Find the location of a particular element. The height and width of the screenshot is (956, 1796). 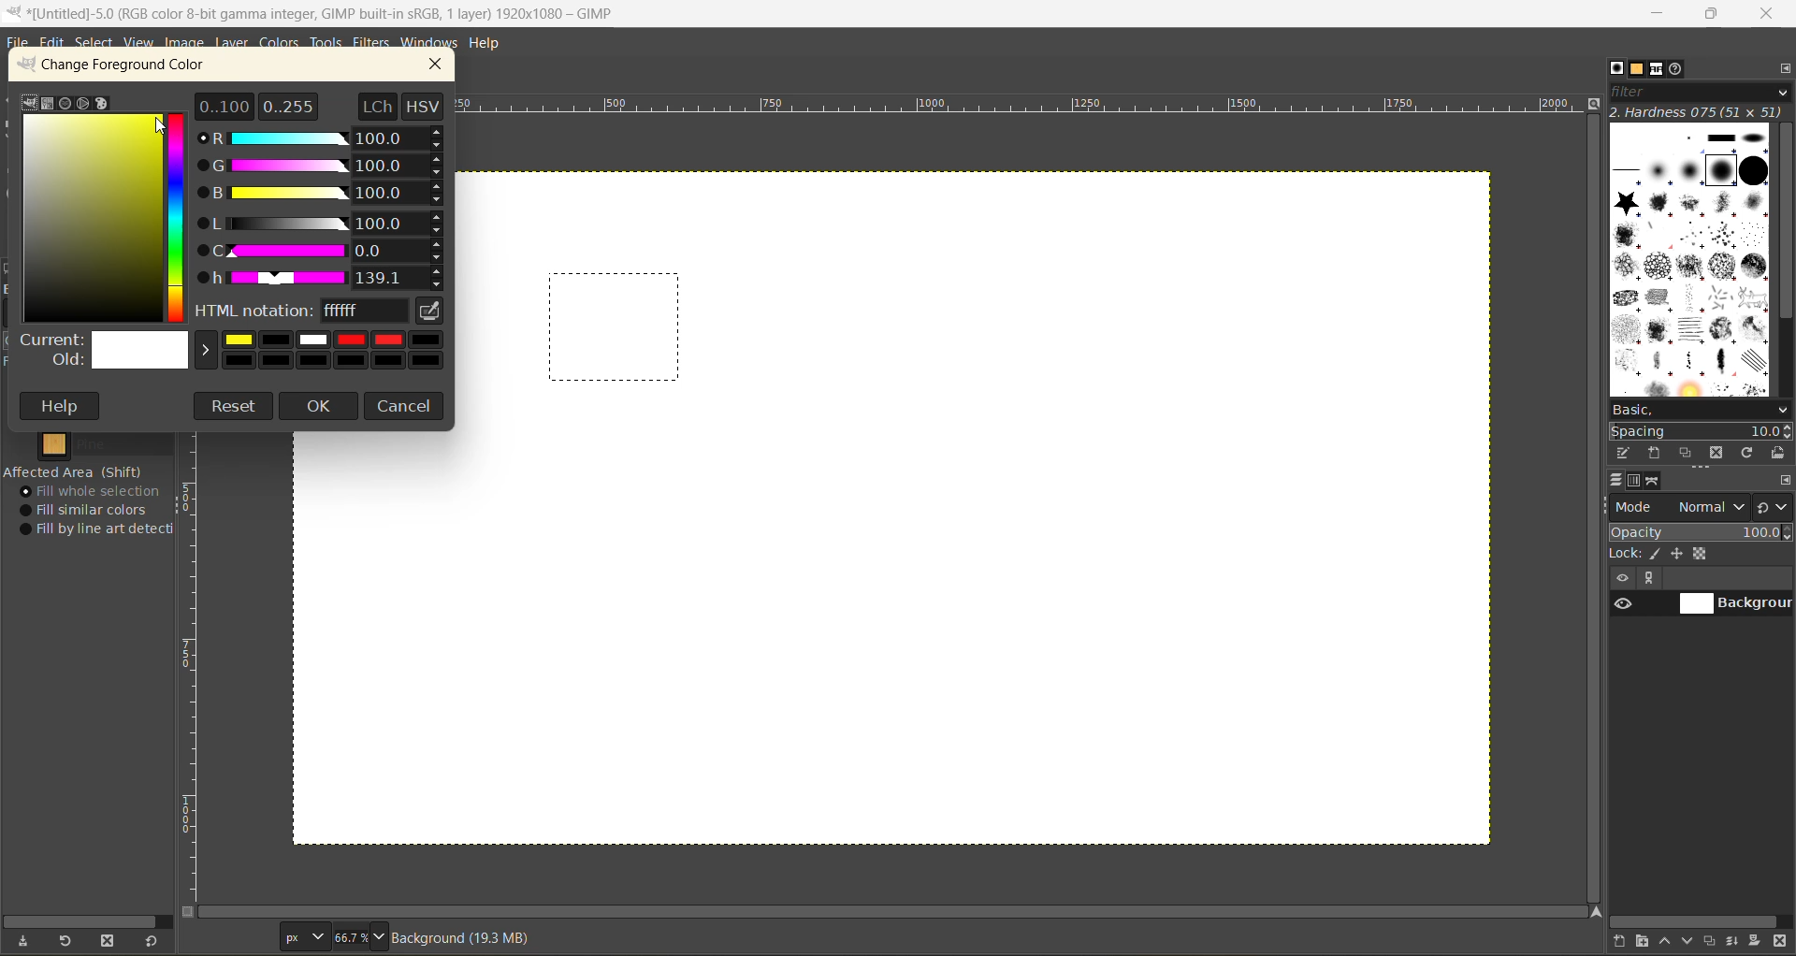

select is located at coordinates (98, 45).